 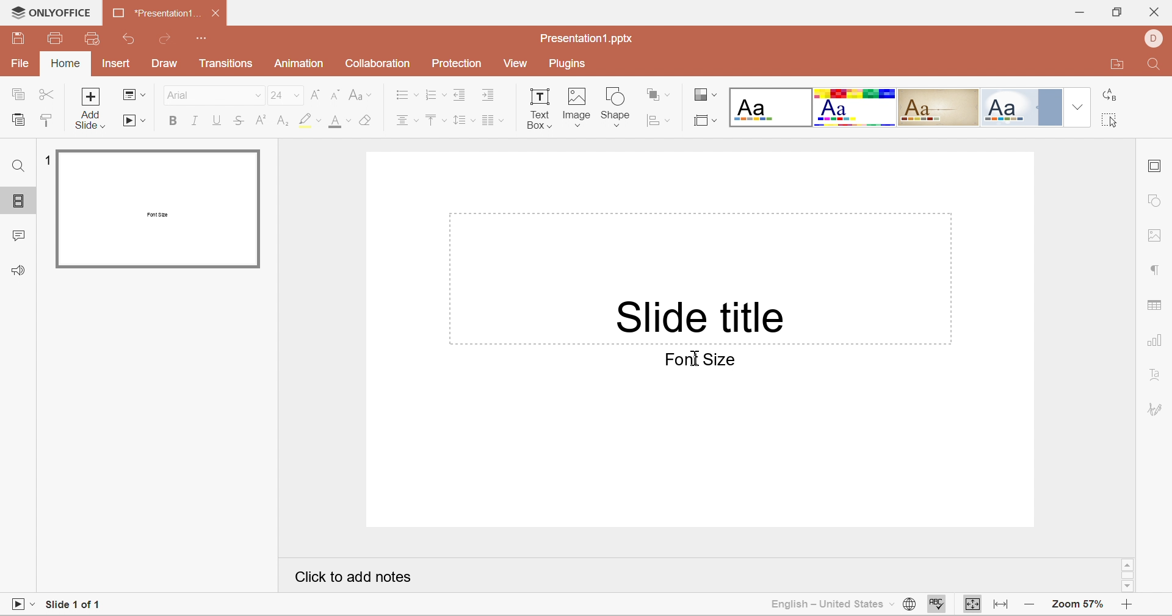 I want to click on table settings, so click(x=1157, y=308).